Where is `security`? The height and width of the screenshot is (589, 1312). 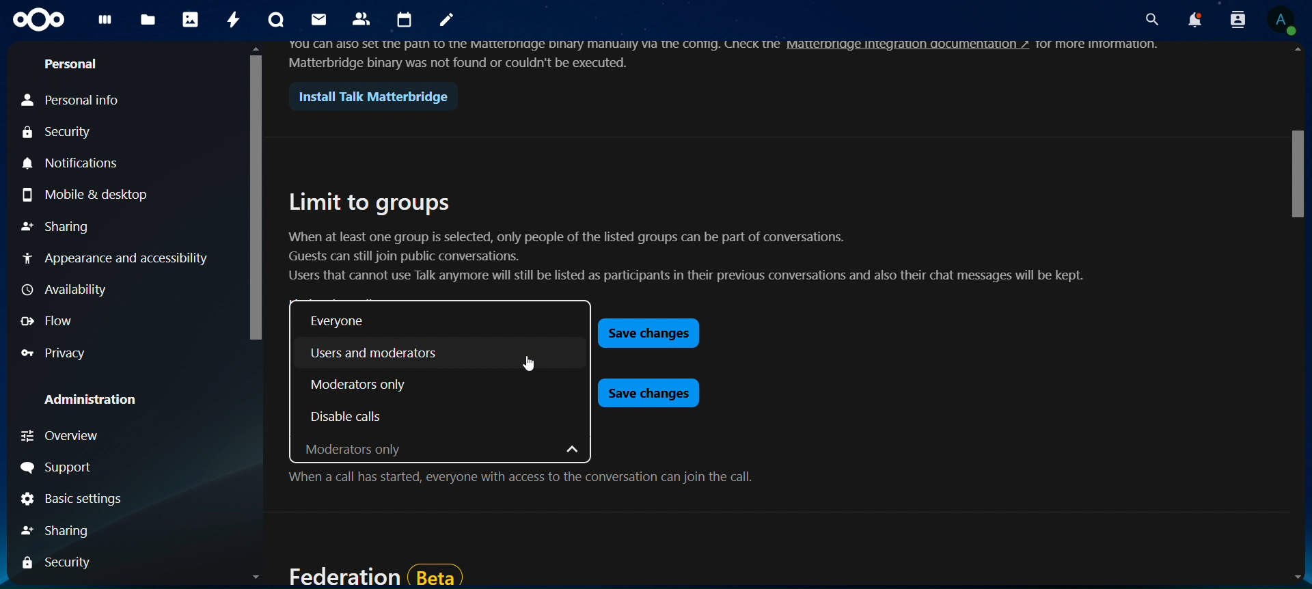 security is located at coordinates (59, 563).